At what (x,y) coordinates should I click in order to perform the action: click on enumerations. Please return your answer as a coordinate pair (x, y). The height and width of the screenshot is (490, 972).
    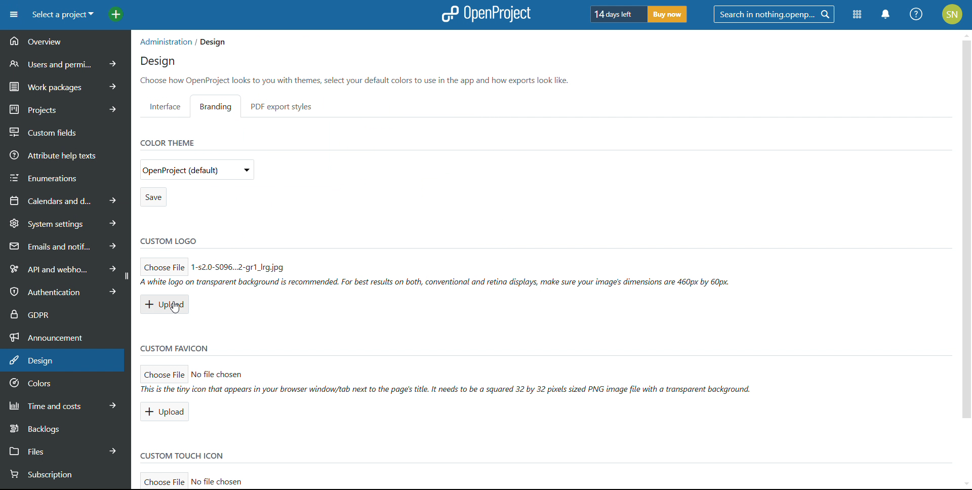
    Looking at the image, I should click on (65, 176).